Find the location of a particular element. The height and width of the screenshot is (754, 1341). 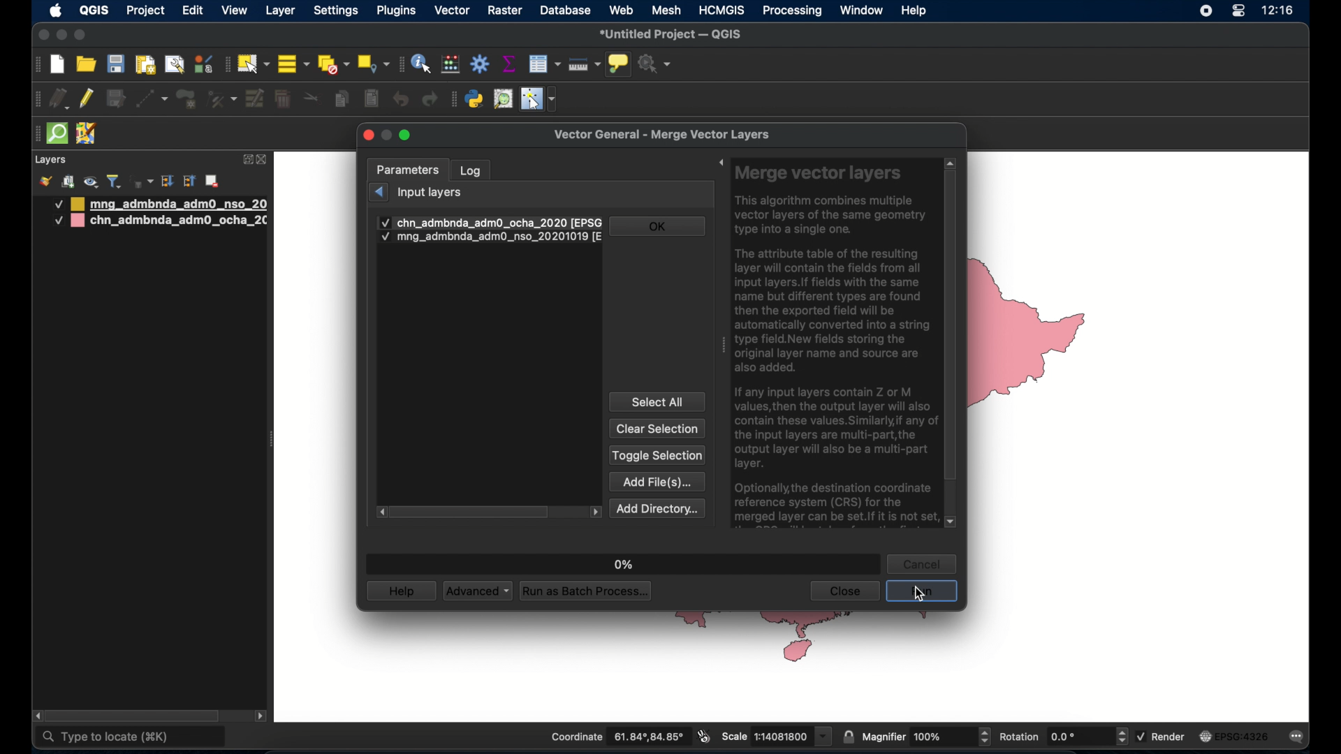

quick som is located at coordinates (56, 134).